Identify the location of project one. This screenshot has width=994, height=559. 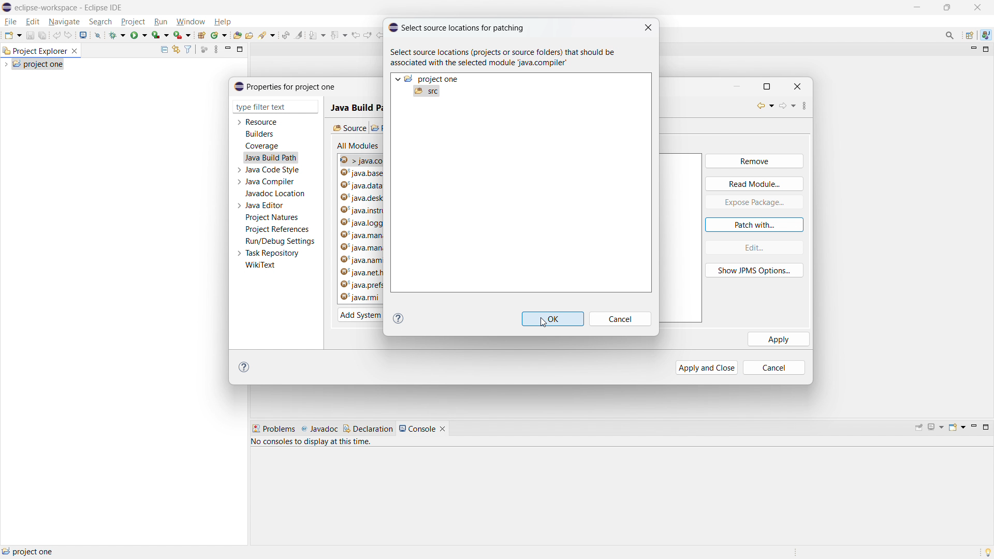
(38, 64).